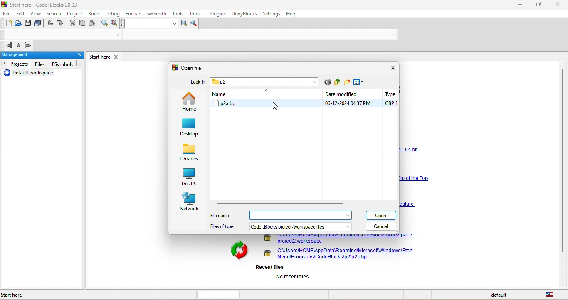 The width and height of the screenshot is (568, 300). What do you see at coordinates (178, 13) in the screenshot?
I see `tools` at bounding box center [178, 13].